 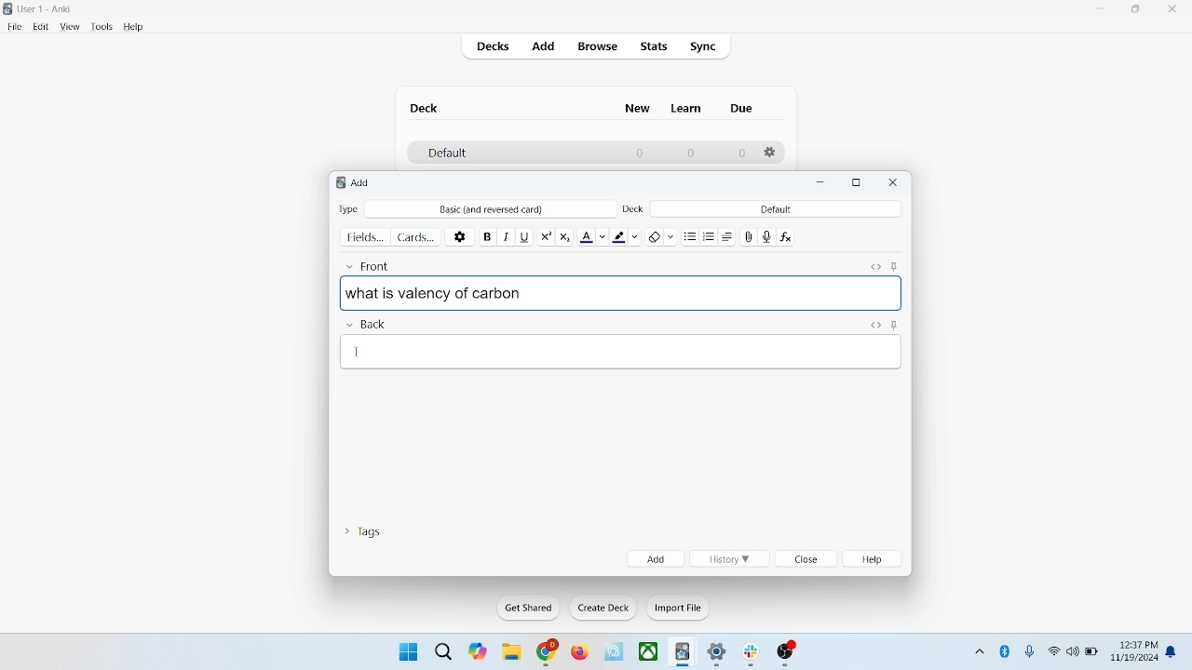 I want to click on text highlight color, so click(x=630, y=235).